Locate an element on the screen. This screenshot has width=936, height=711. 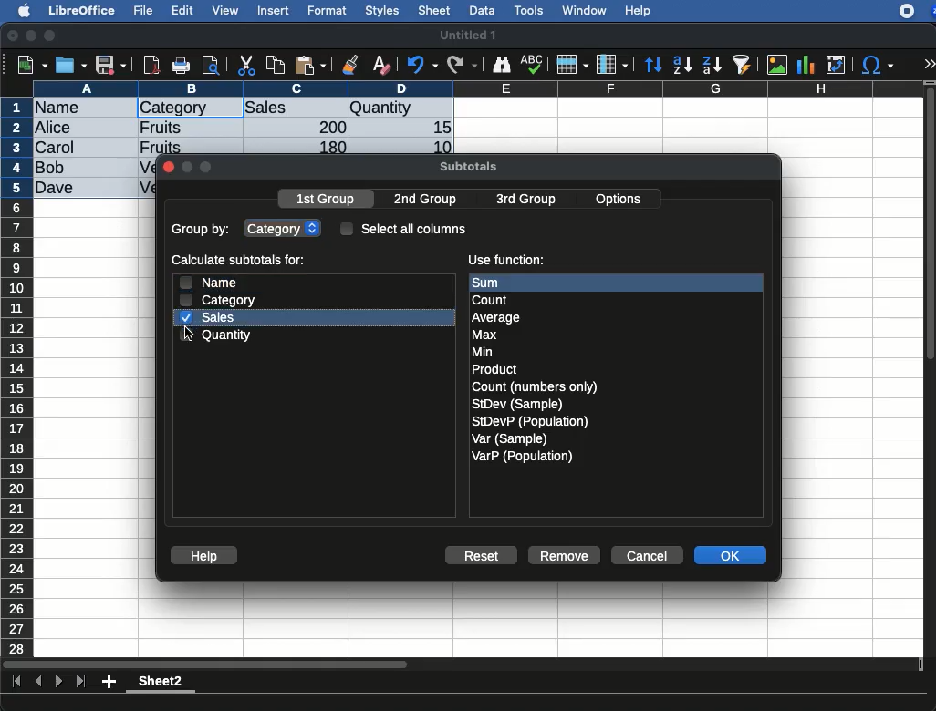
name is located at coordinates (62, 108).